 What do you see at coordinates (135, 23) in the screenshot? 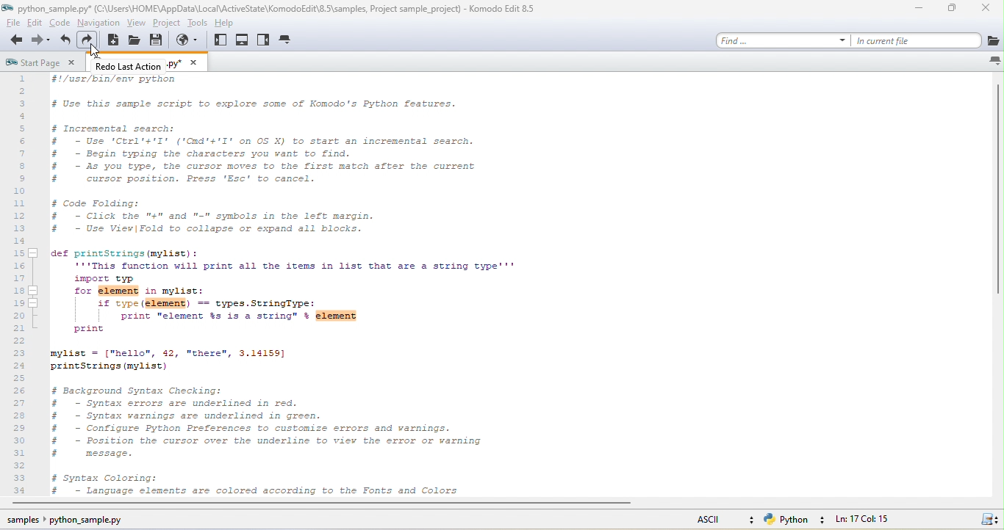
I see `view` at bounding box center [135, 23].